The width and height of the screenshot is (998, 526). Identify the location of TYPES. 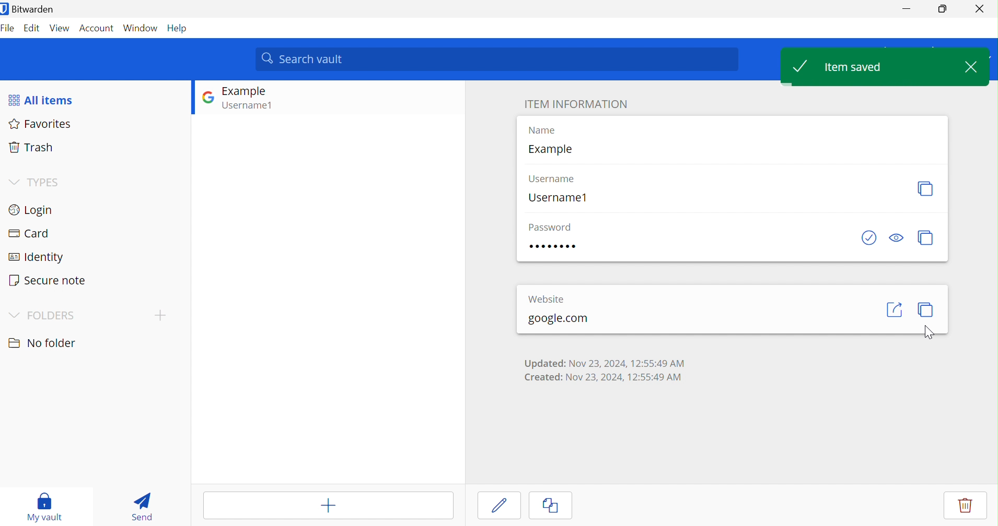
(45, 182).